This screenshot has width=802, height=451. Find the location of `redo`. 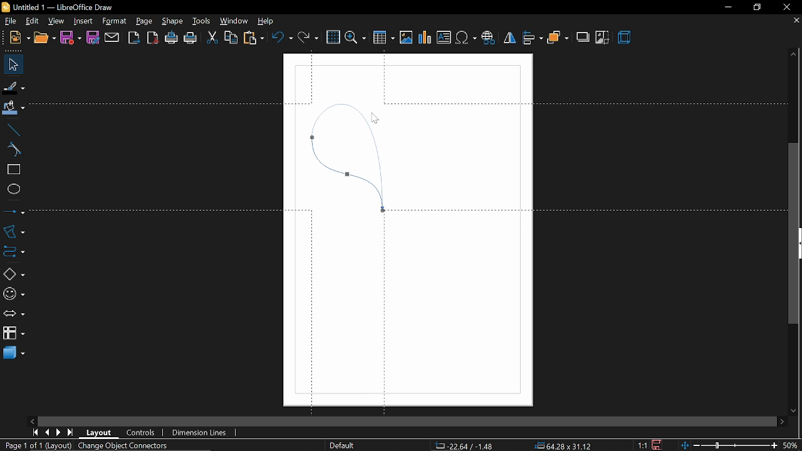

redo is located at coordinates (308, 39).